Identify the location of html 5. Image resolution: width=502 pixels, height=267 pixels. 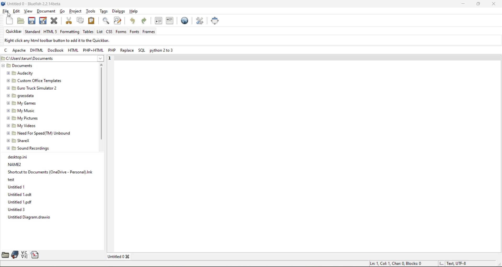
(52, 32).